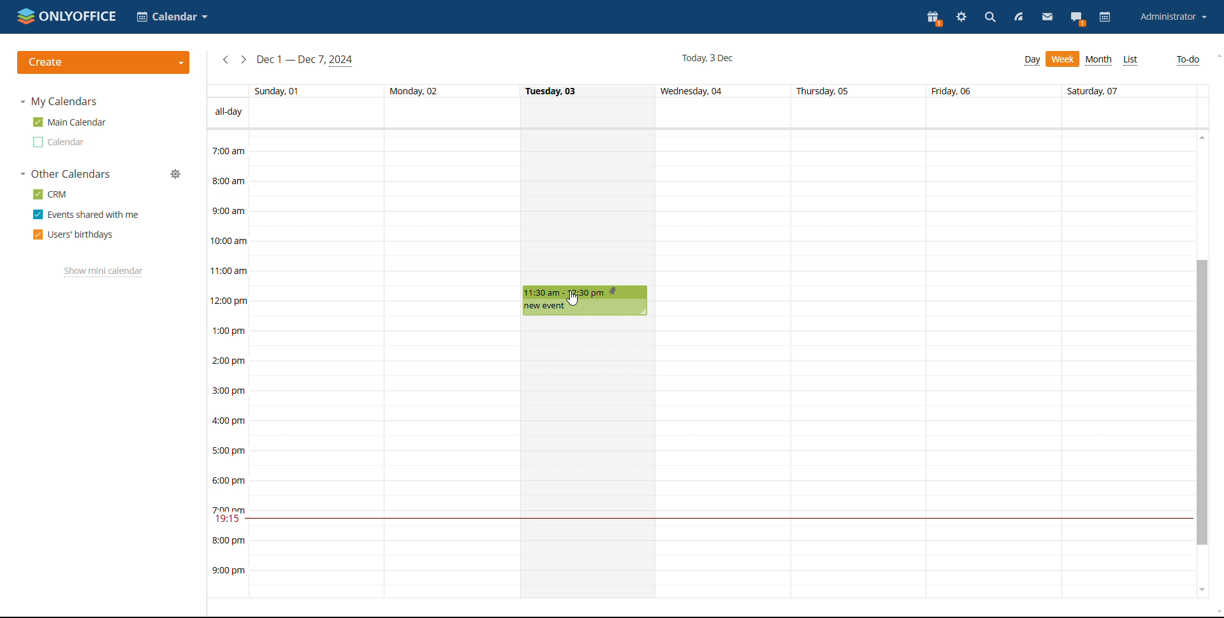 The height and width of the screenshot is (618, 1224). Describe the element at coordinates (1019, 18) in the screenshot. I see `feed` at that location.